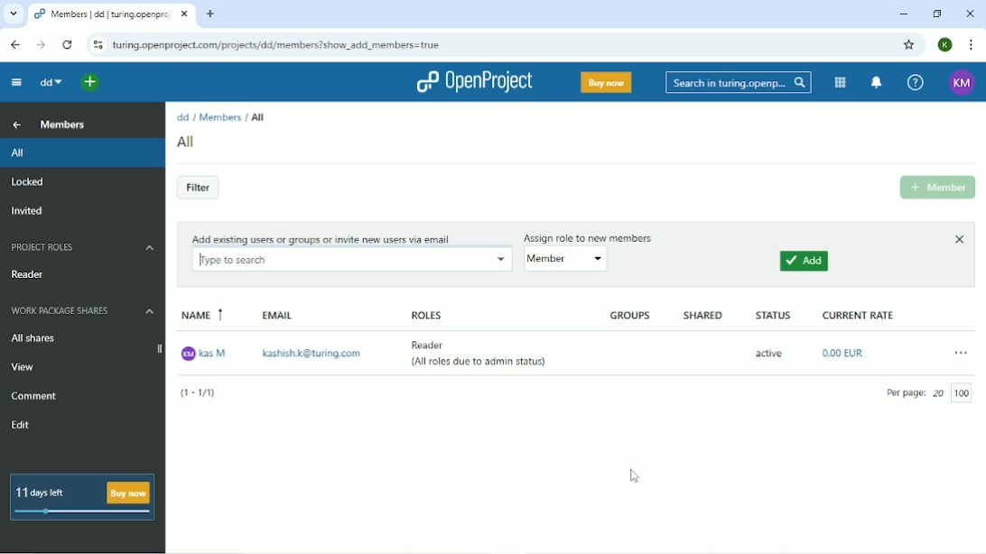  What do you see at coordinates (188, 142) in the screenshot?
I see `All` at bounding box center [188, 142].